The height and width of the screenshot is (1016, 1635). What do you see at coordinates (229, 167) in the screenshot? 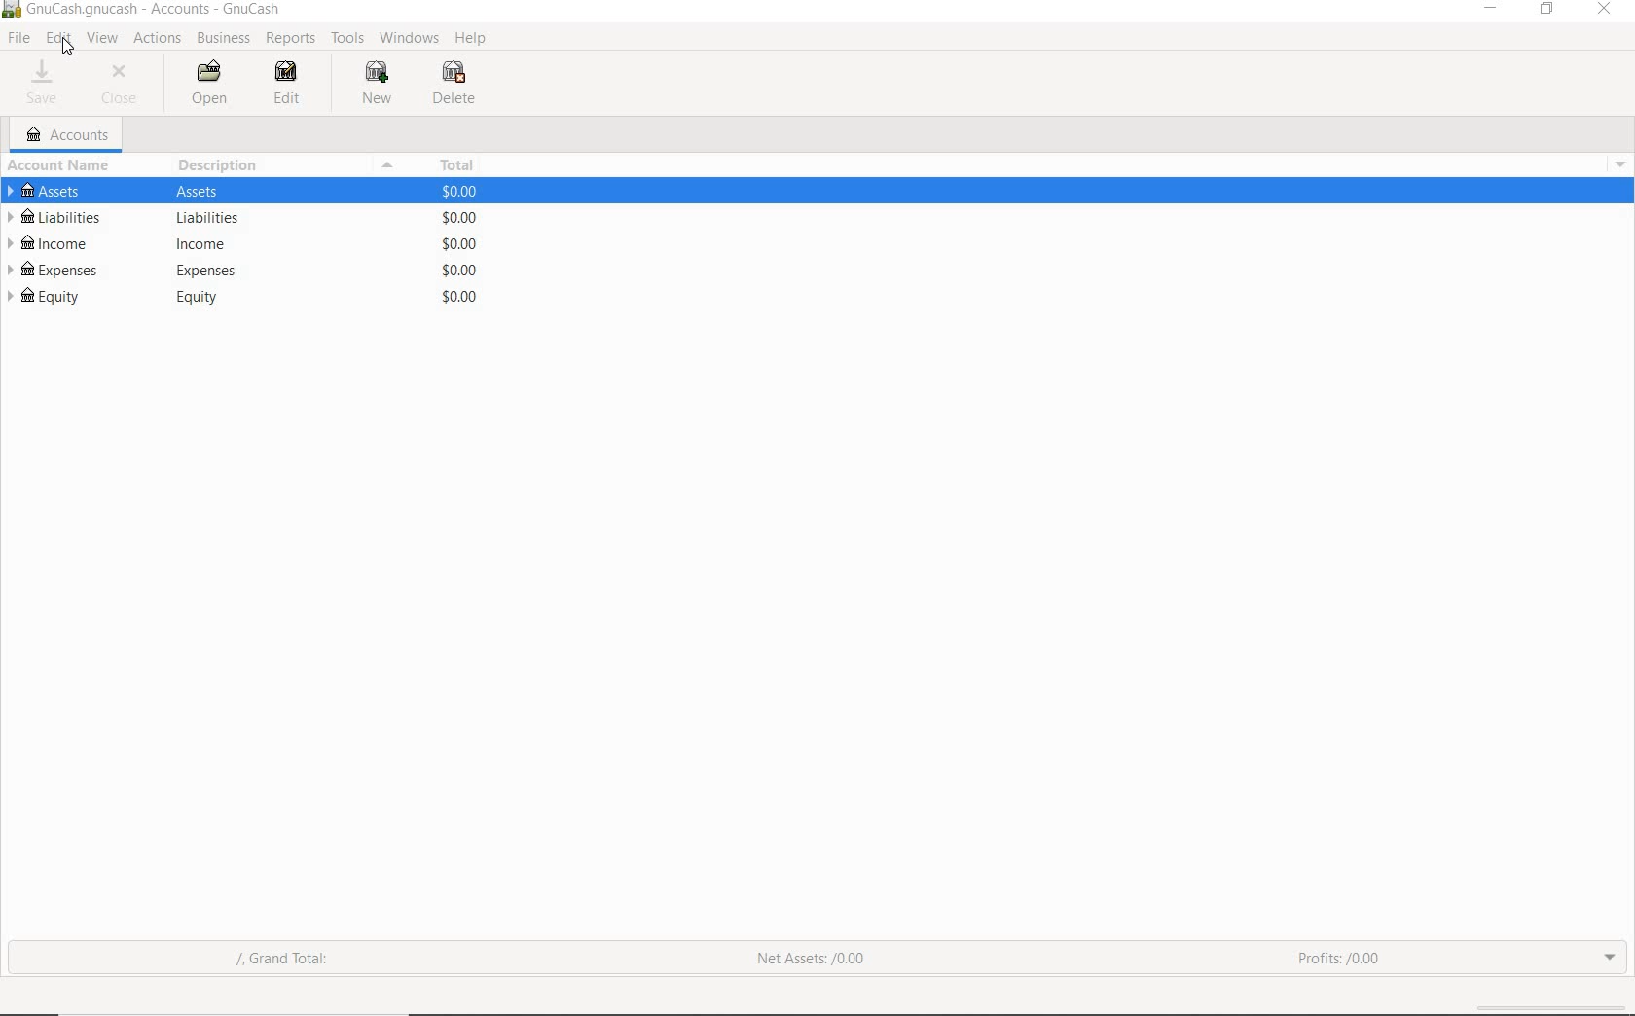
I see `DESCRIPTION` at bounding box center [229, 167].